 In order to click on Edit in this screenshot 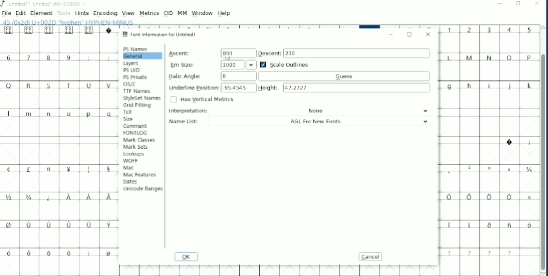, I will do `click(21, 13)`.